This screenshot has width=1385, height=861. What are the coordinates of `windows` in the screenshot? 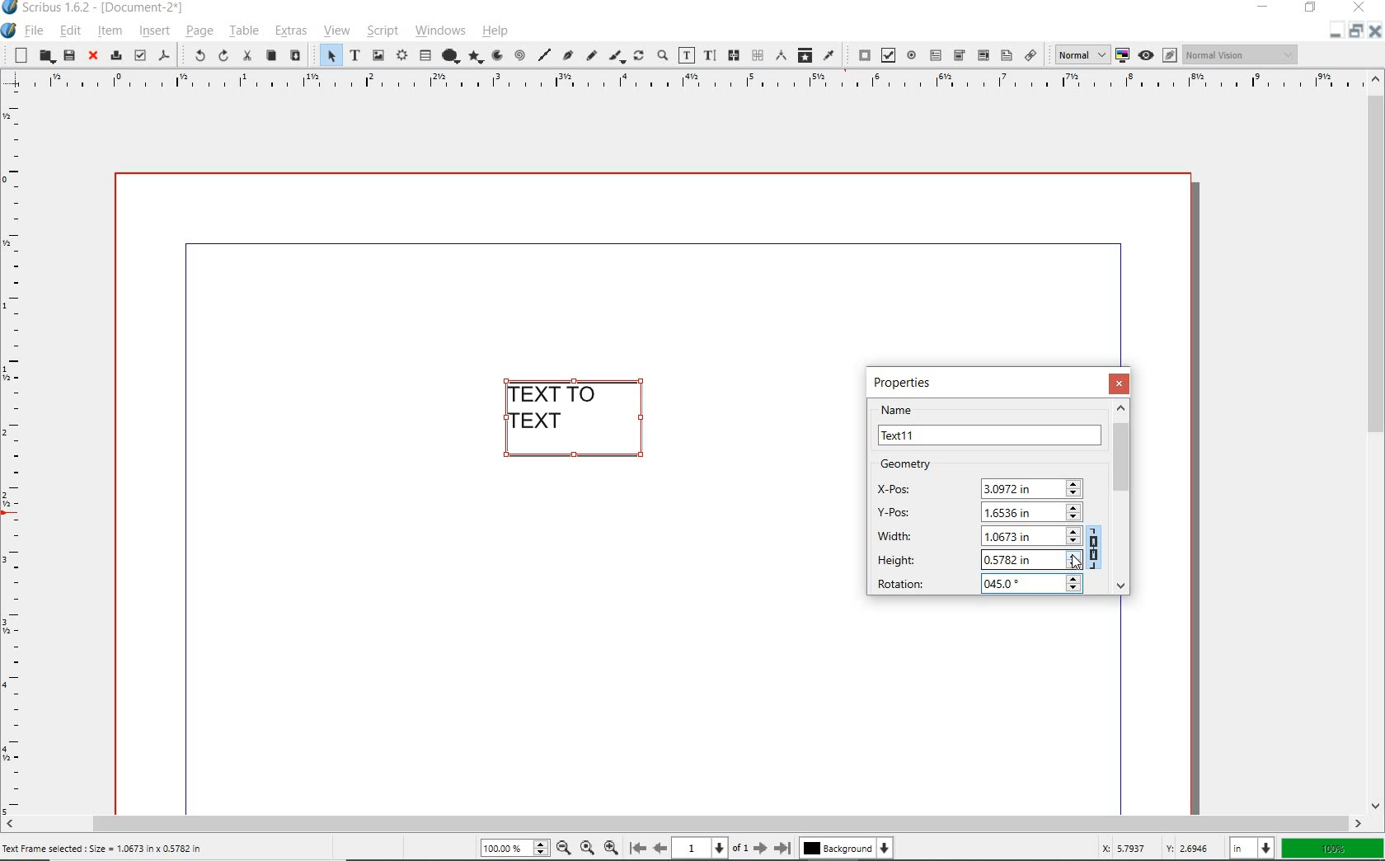 It's located at (440, 31).